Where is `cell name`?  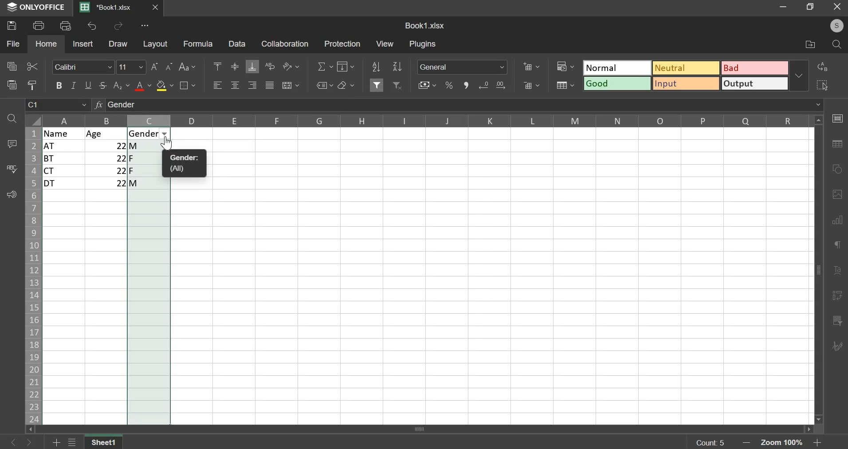 cell name is located at coordinates (58, 106).